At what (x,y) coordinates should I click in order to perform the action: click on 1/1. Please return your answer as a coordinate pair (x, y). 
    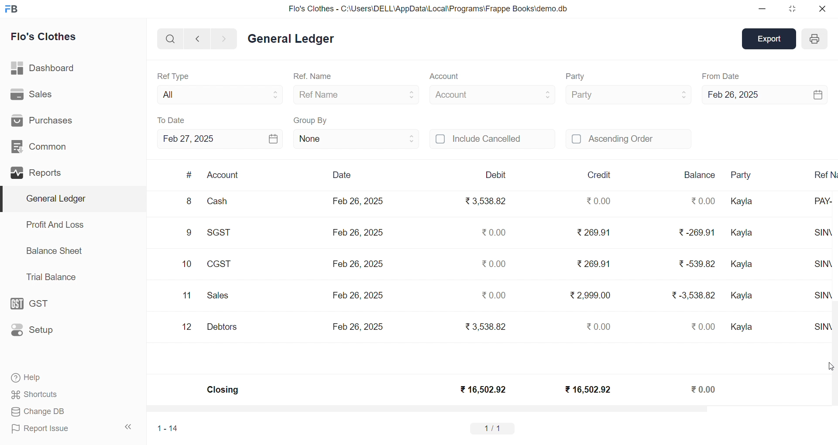
    Looking at the image, I should click on (495, 428).